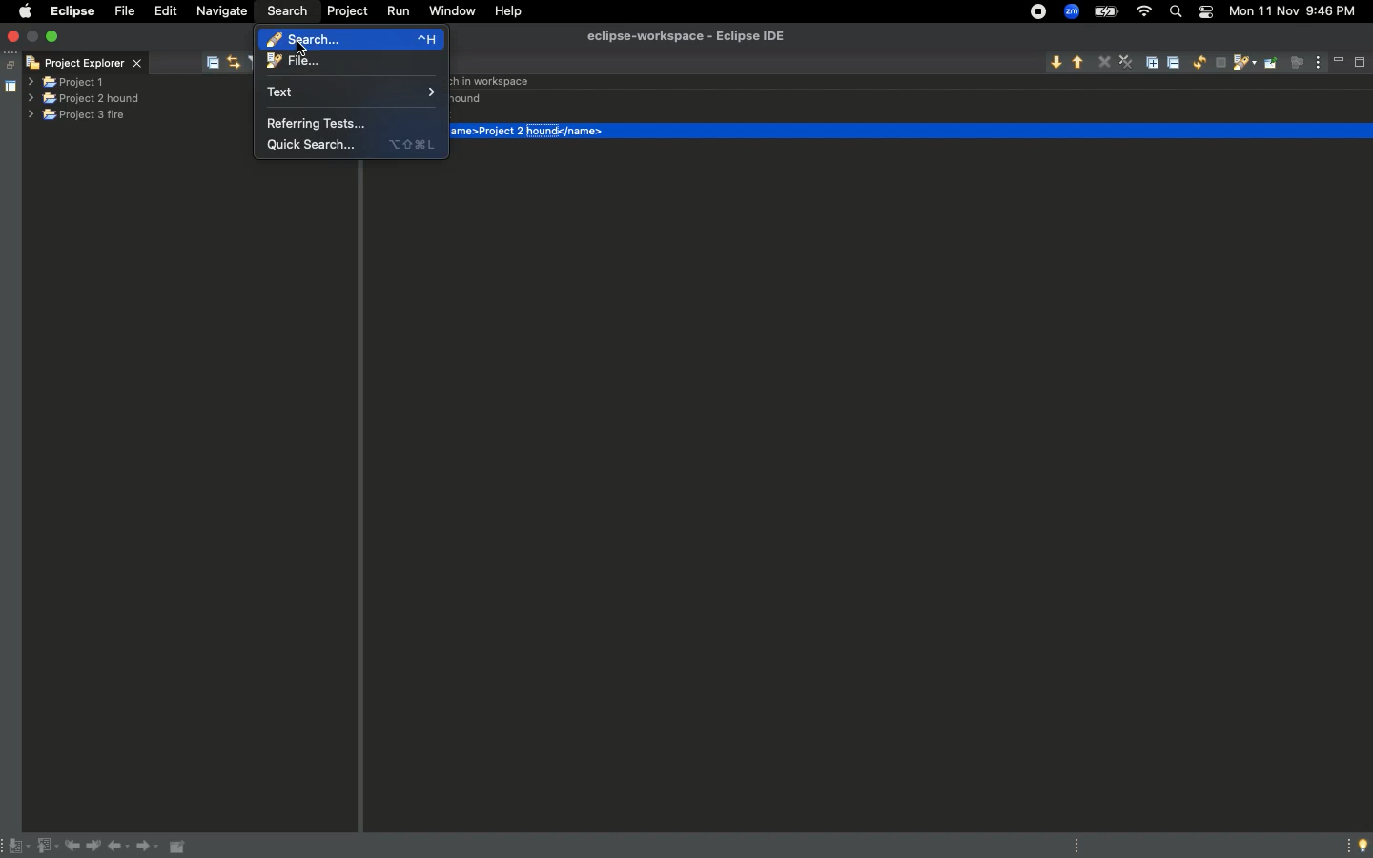 This screenshot has height=858, width=1373. I want to click on ch in workspace, so click(494, 82).